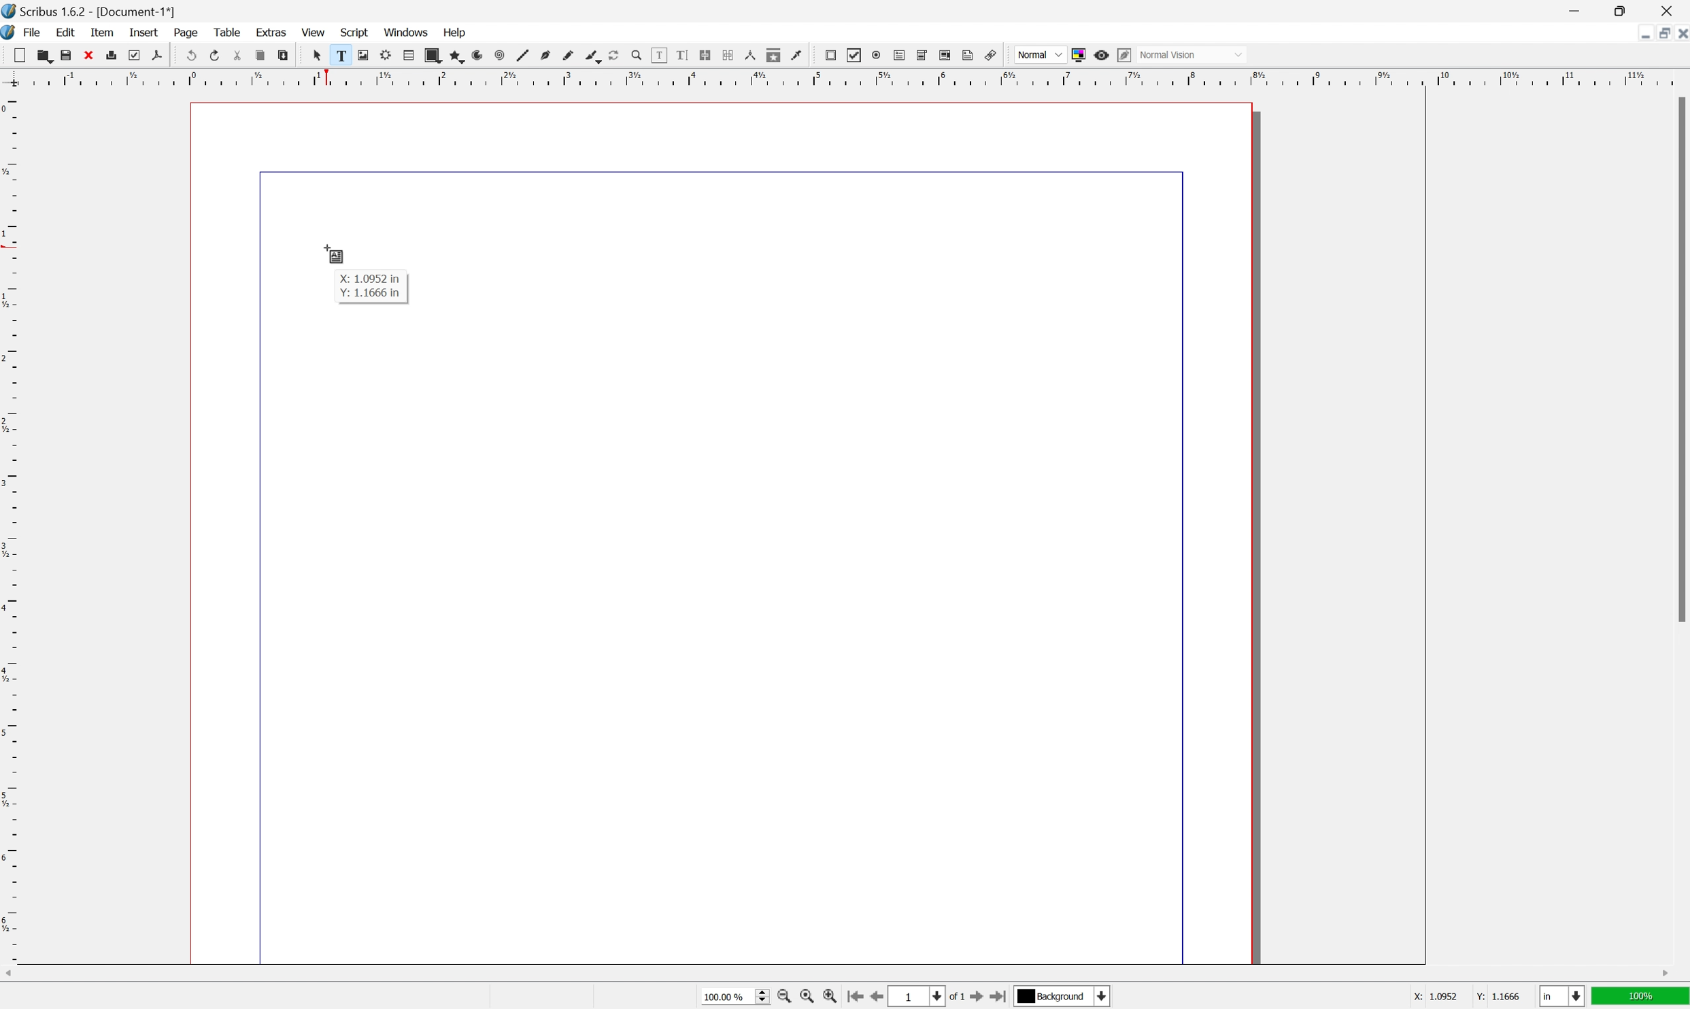  I want to click on pdf push button, so click(830, 55).